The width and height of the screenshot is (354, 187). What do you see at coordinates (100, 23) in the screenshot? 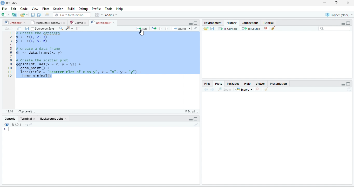
I see `UntitledR.R*` at bounding box center [100, 23].